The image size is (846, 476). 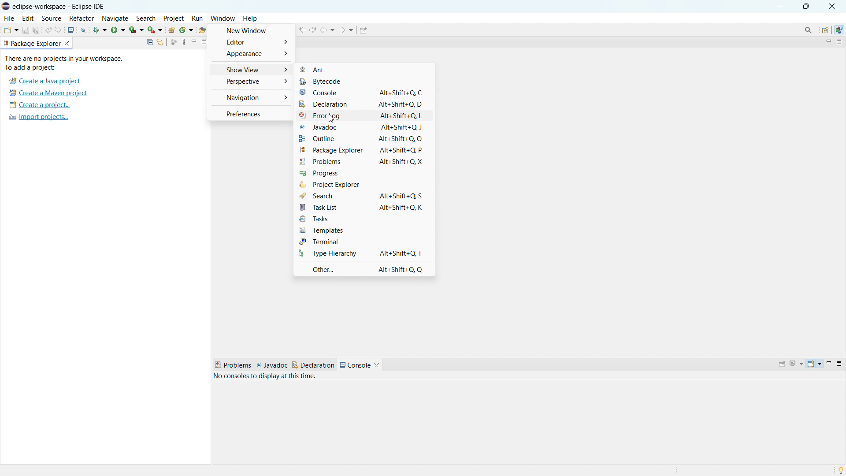 I want to click on minimize, so click(x=193, y=41).